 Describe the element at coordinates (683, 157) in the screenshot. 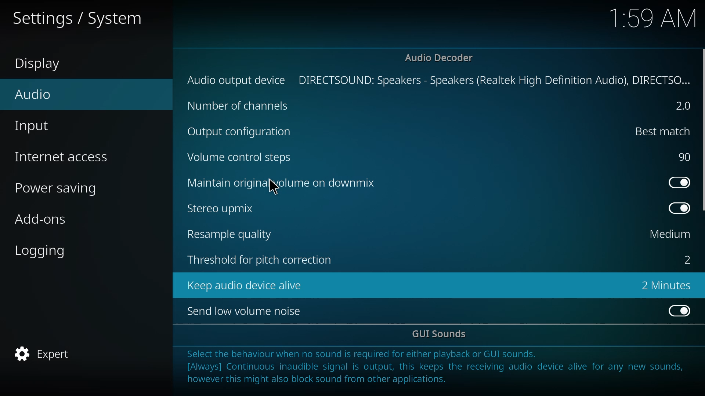

I see `90` at that location.